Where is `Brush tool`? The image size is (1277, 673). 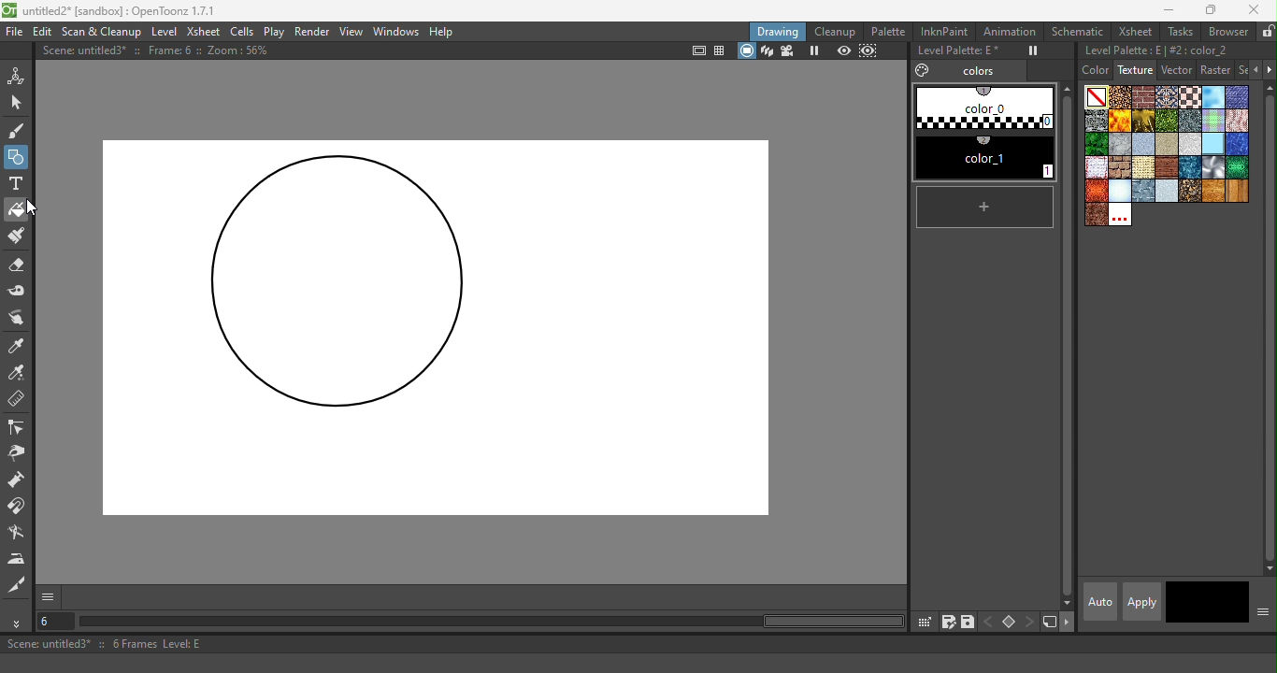
Brush tool is located at coordinates (18, 131).